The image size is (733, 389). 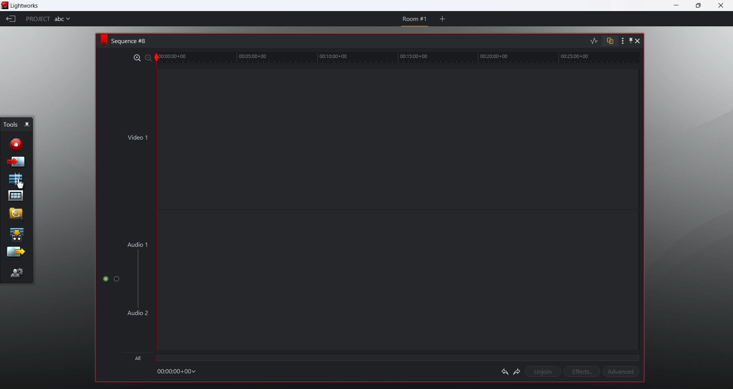 I want to click on redo, so click(x=516, y=371).